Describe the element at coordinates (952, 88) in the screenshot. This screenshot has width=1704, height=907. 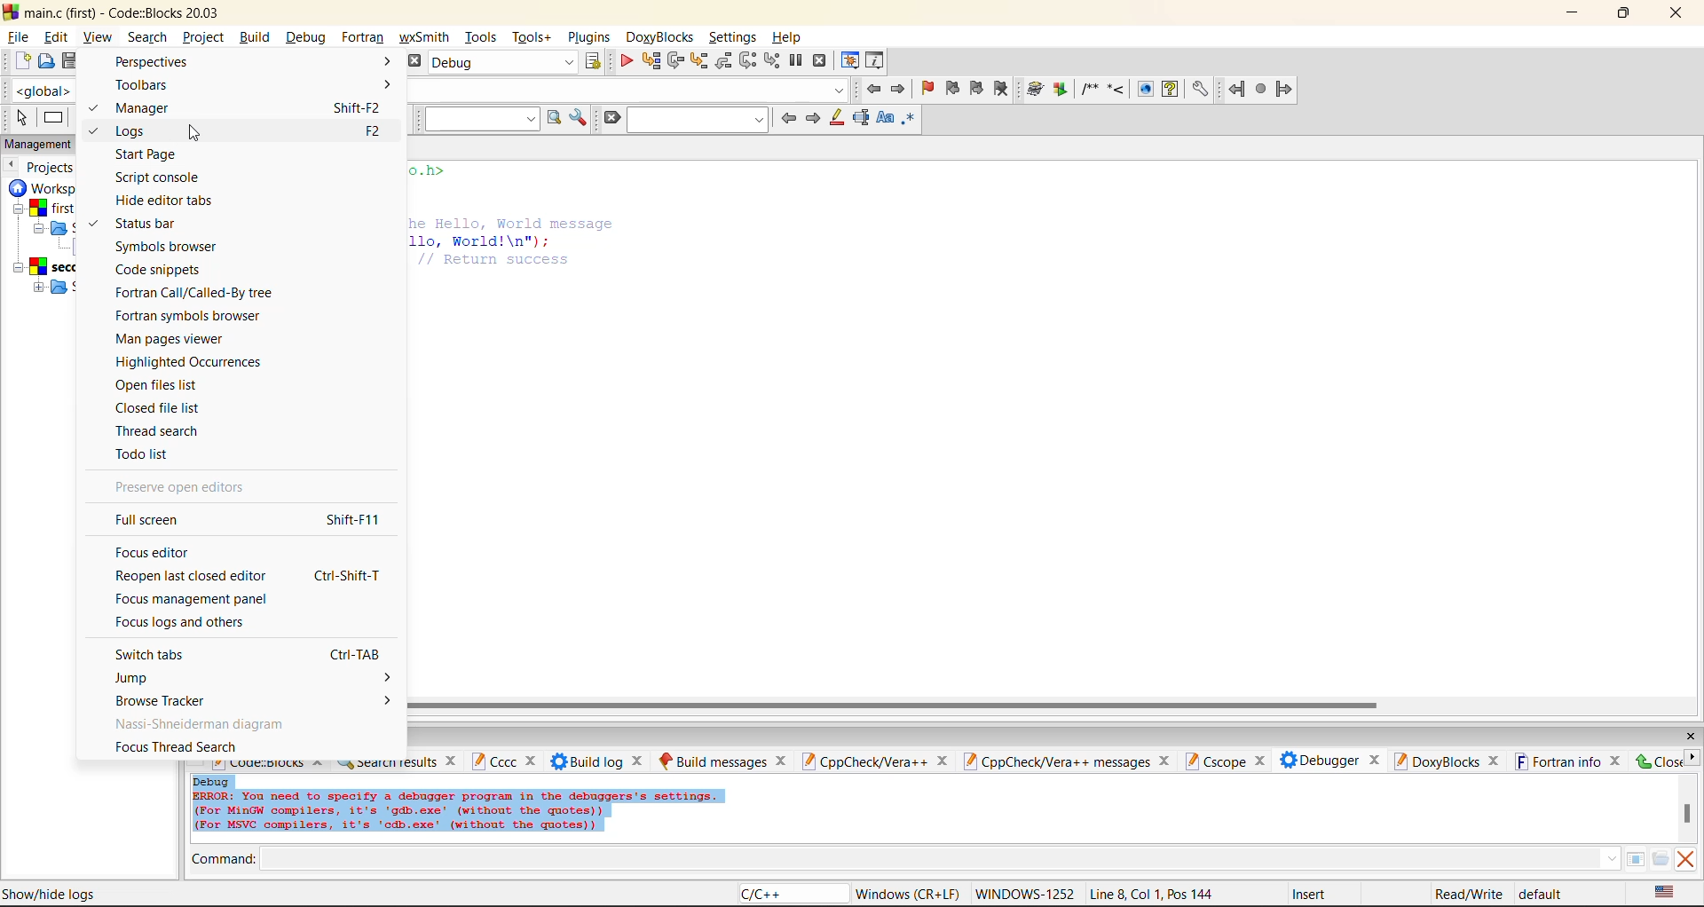
I see `previous bookmark` at that location.